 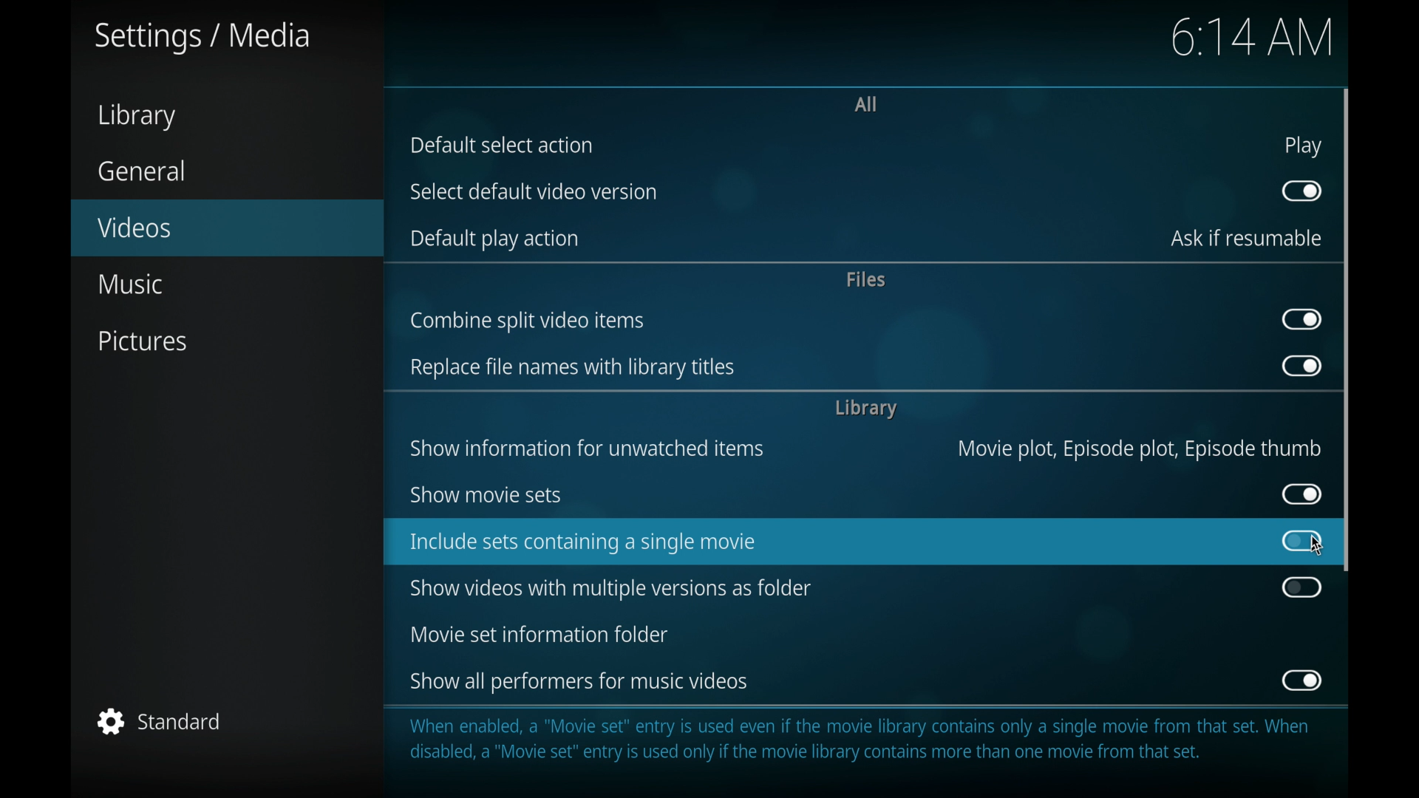 I want to click on music, so click(x=132, y=283).